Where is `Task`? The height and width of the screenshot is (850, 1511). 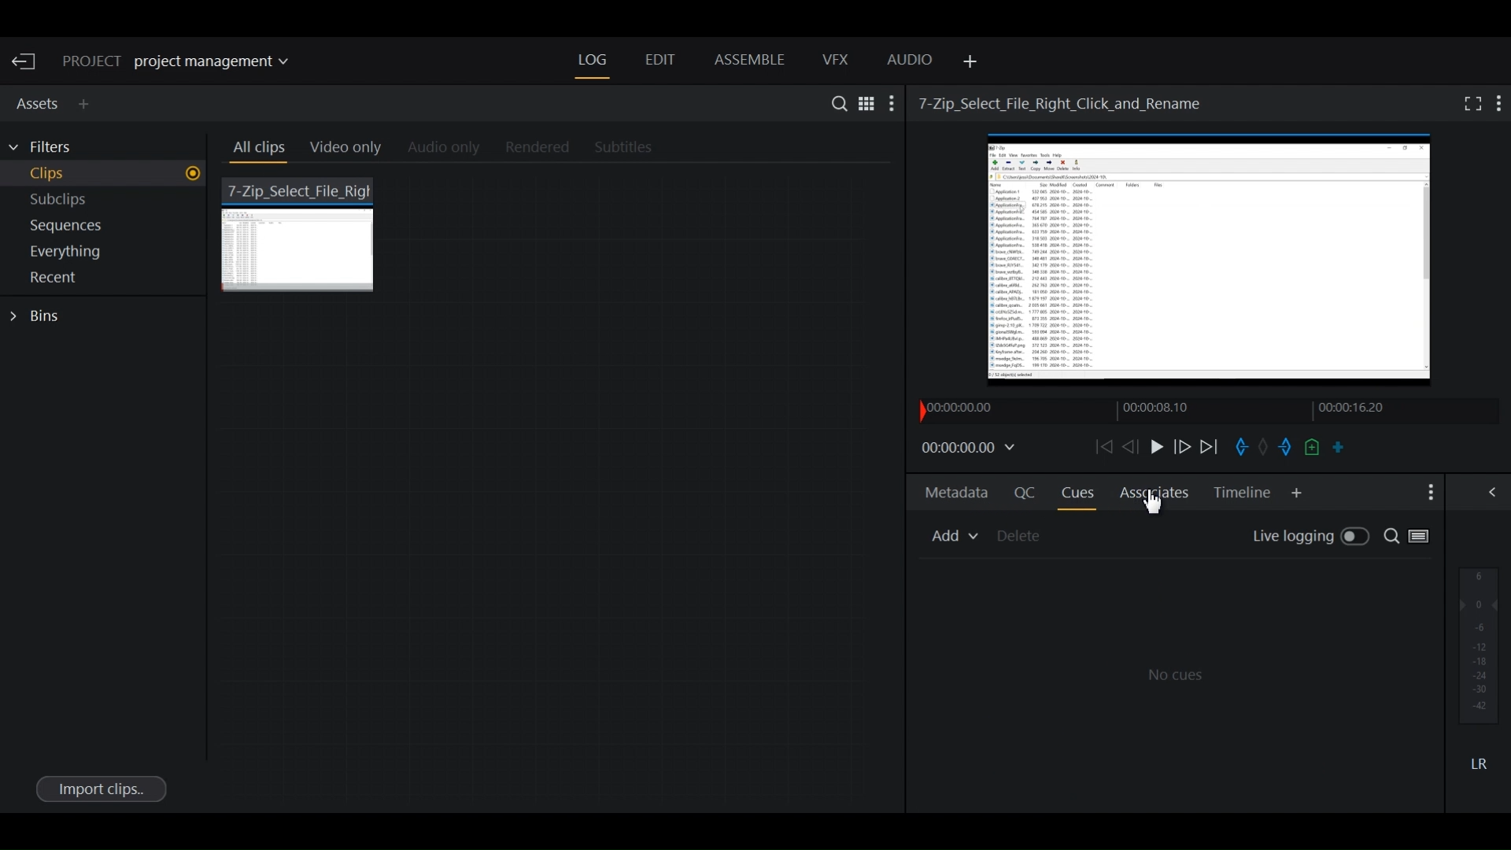 Task is located at coordinates (1264, 445).